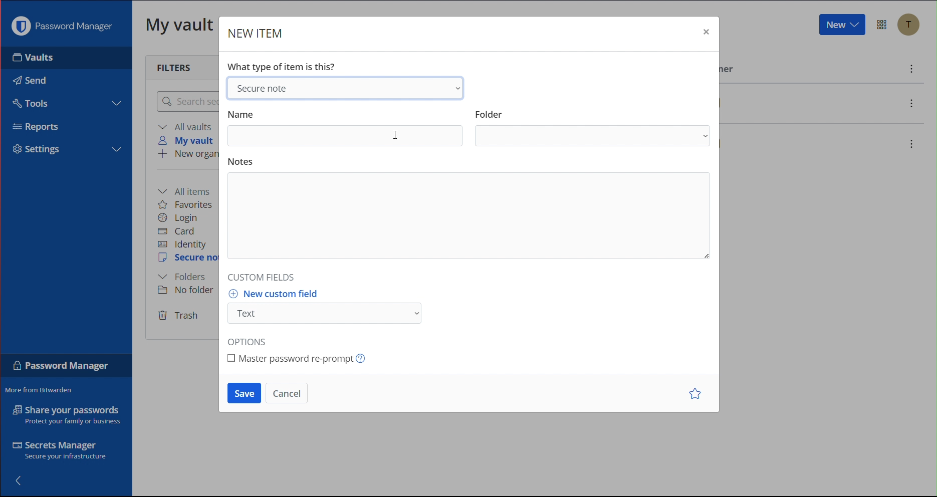  I want to click on All vaults, so click(187, 126).